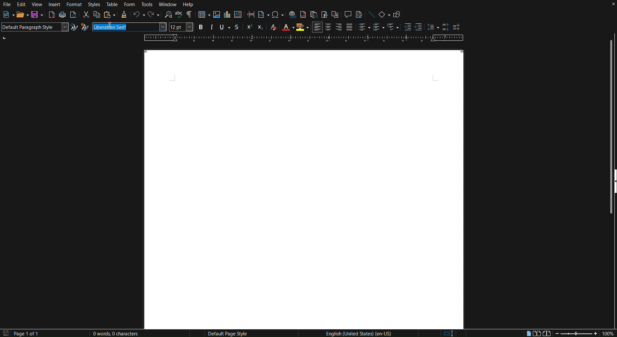  I want to click on Insert Line, so click(372, 16).